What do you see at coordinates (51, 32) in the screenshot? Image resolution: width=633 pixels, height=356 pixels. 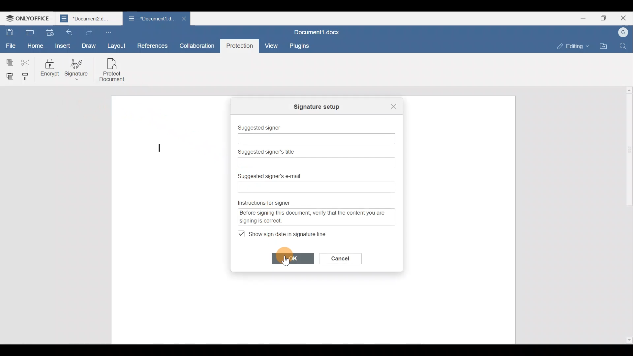 I see `Quick print` at bounding box center [51, 32].